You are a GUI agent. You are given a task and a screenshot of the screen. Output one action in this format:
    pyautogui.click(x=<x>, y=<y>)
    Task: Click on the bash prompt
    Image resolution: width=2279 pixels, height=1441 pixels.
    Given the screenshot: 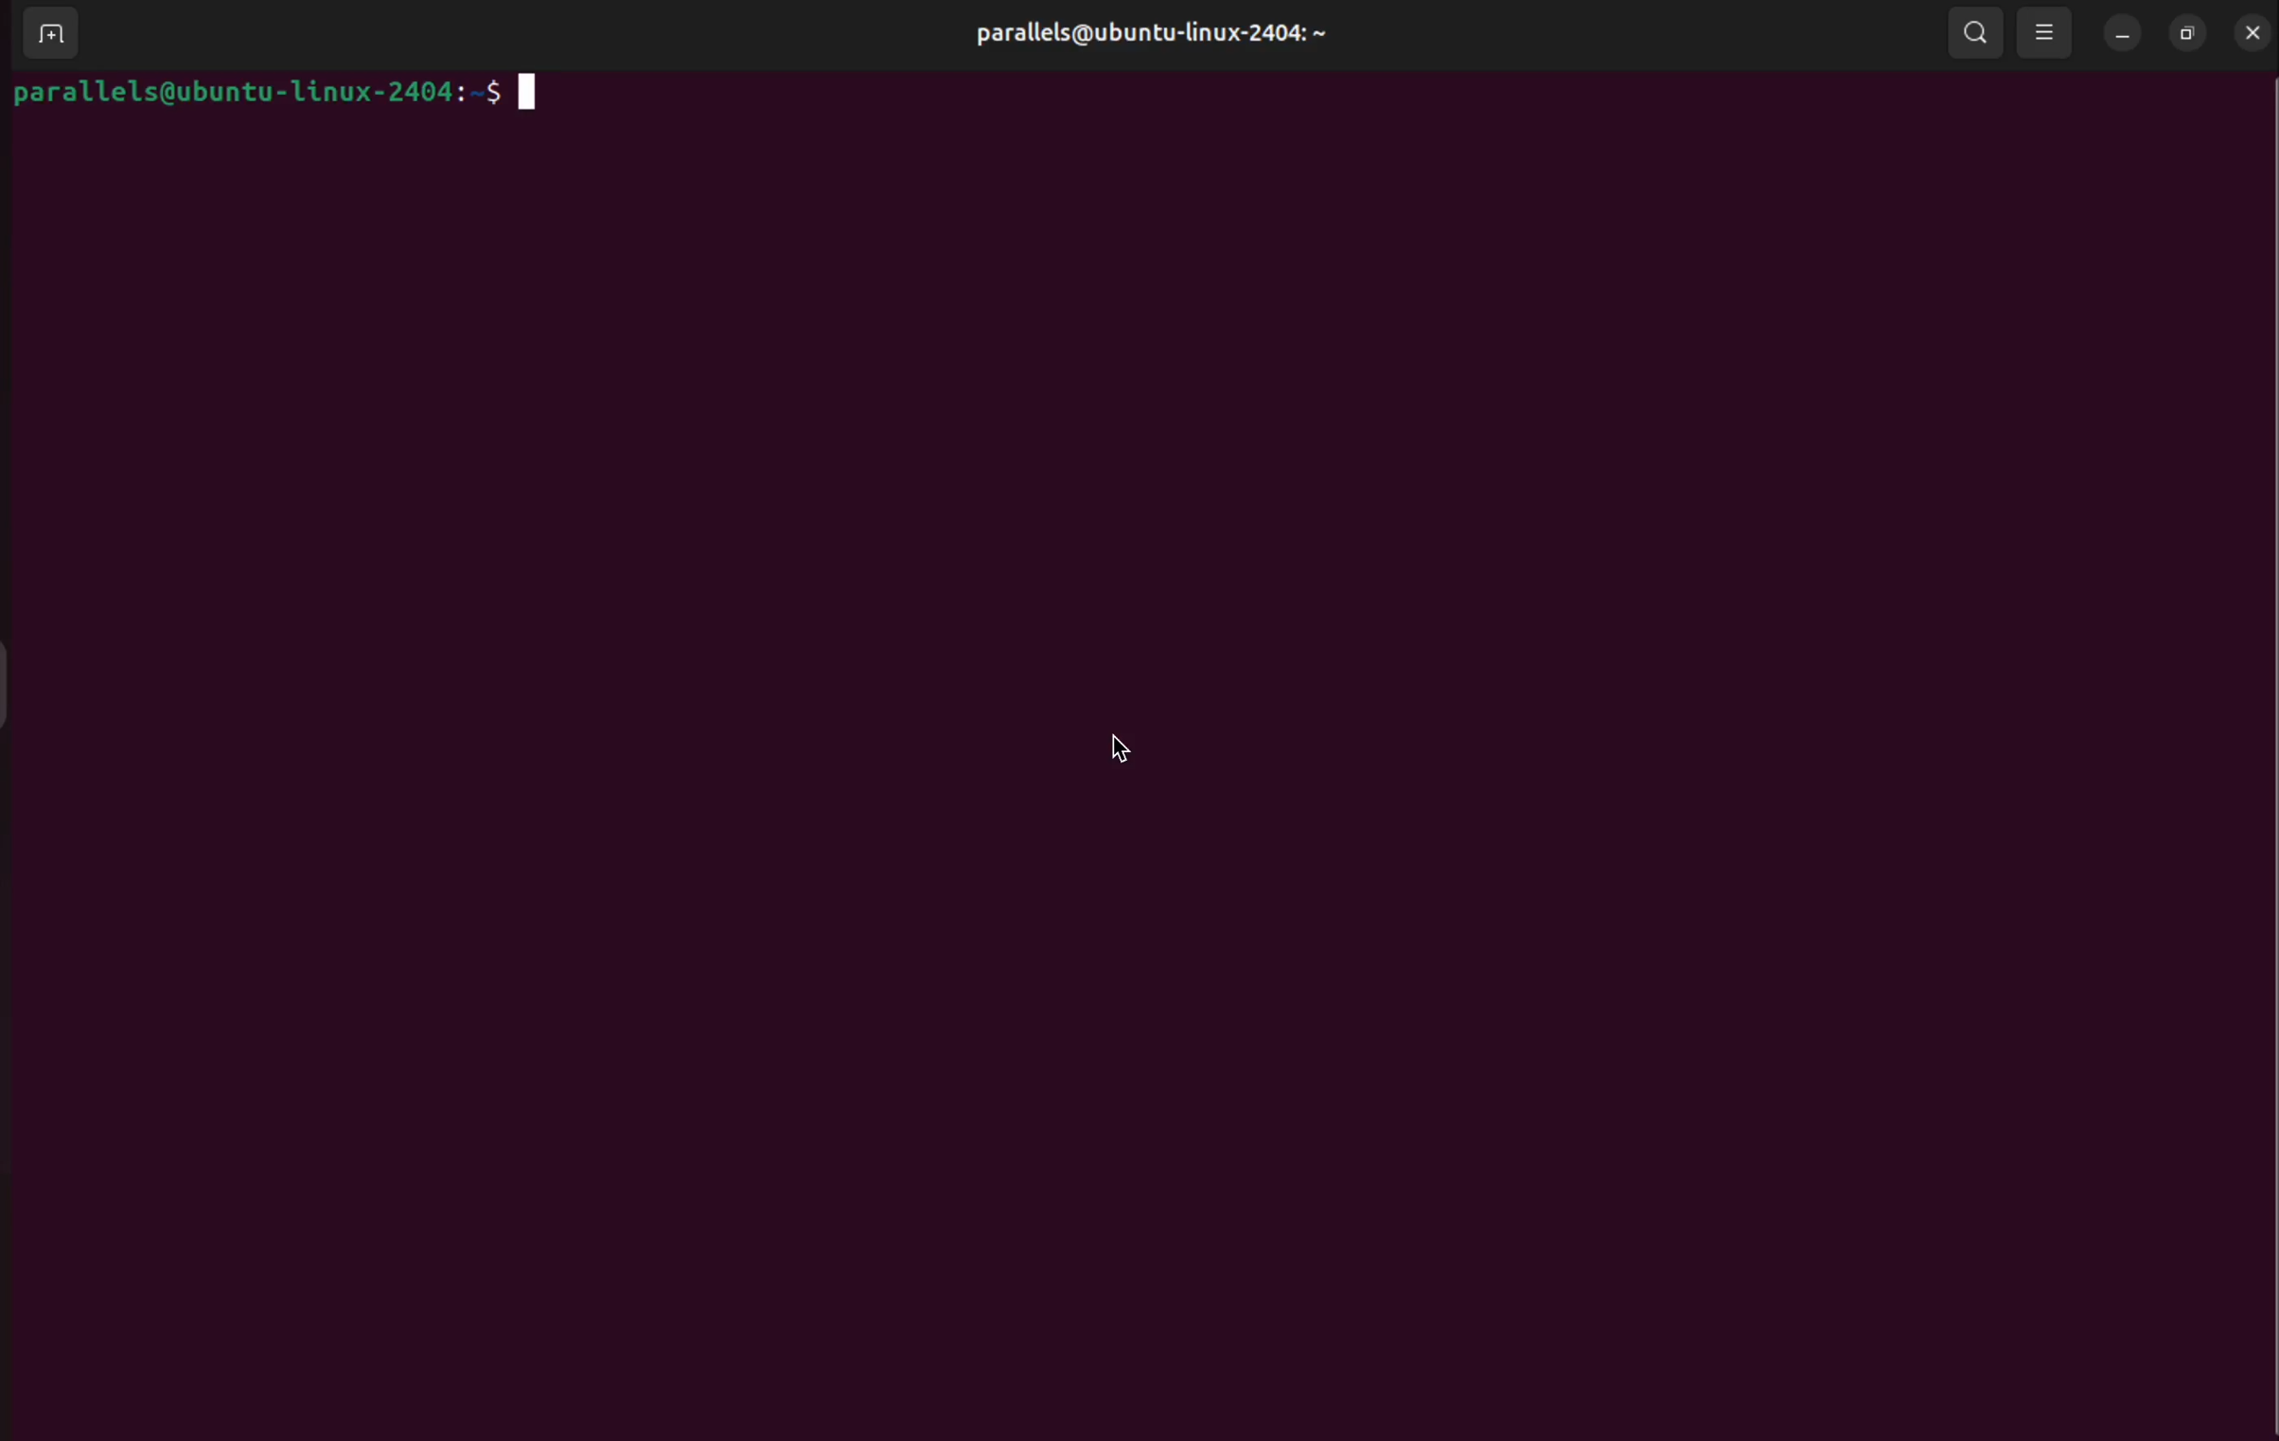 What is the action you would take?
    pyautogui.click(x=294, y=97)
    